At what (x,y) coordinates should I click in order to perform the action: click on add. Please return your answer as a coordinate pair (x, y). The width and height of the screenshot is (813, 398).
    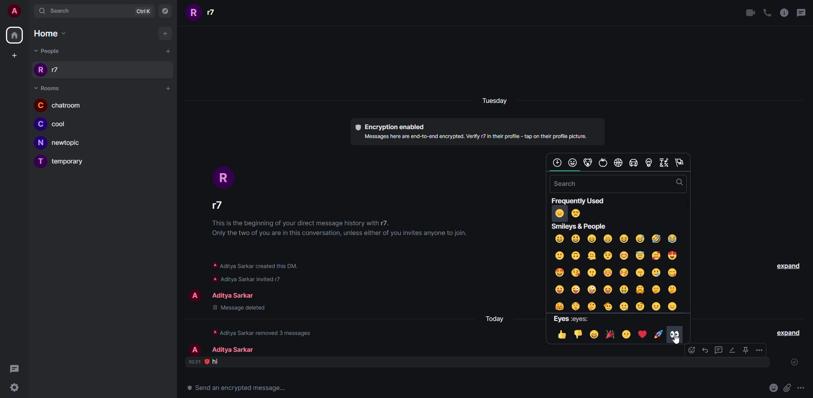
    Looking at the image, I should click on (167, 52).